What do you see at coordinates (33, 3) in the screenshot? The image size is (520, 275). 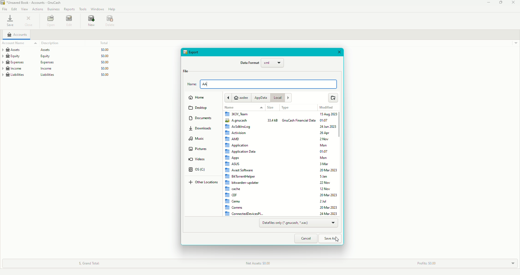 I see `Unnamed Book - Accounts - GnuCash` at bounding box center [33, 3].